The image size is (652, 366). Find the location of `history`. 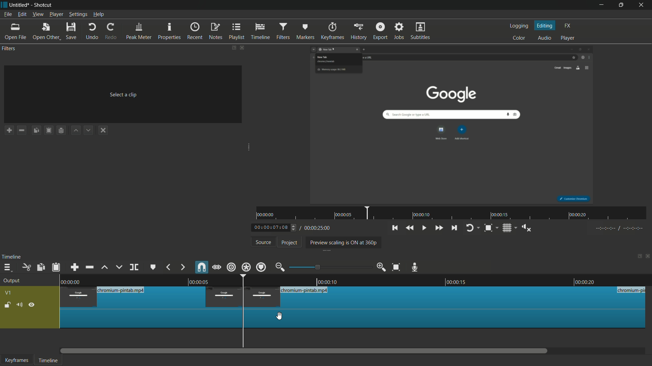

history is located at coordinates (358, 31).